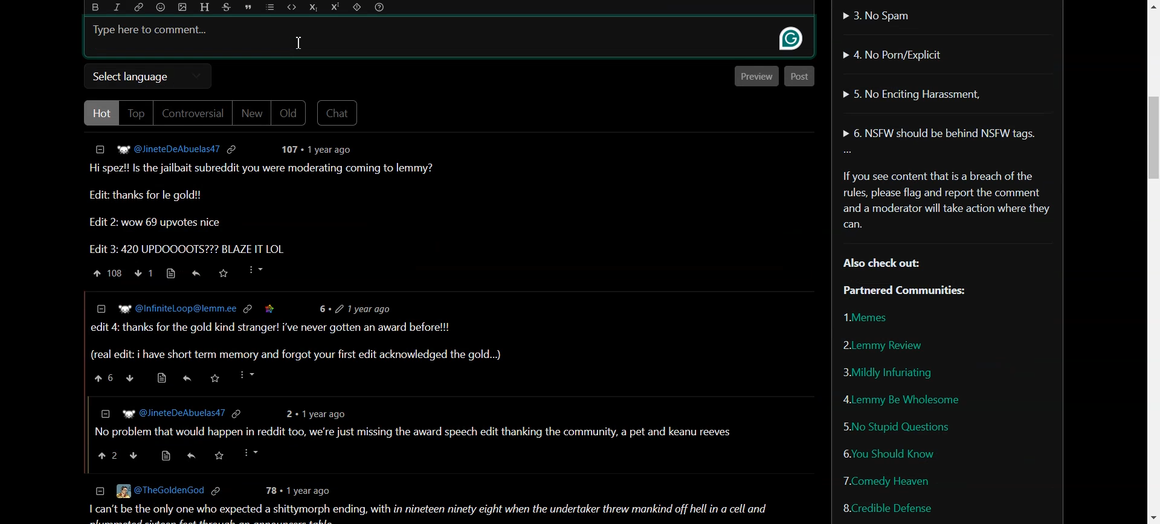 This screenshot has height=524, width=1160. What do you see at coordinates (221, 455) in the screenshot?
I see `` at bounding box center [221, 455].